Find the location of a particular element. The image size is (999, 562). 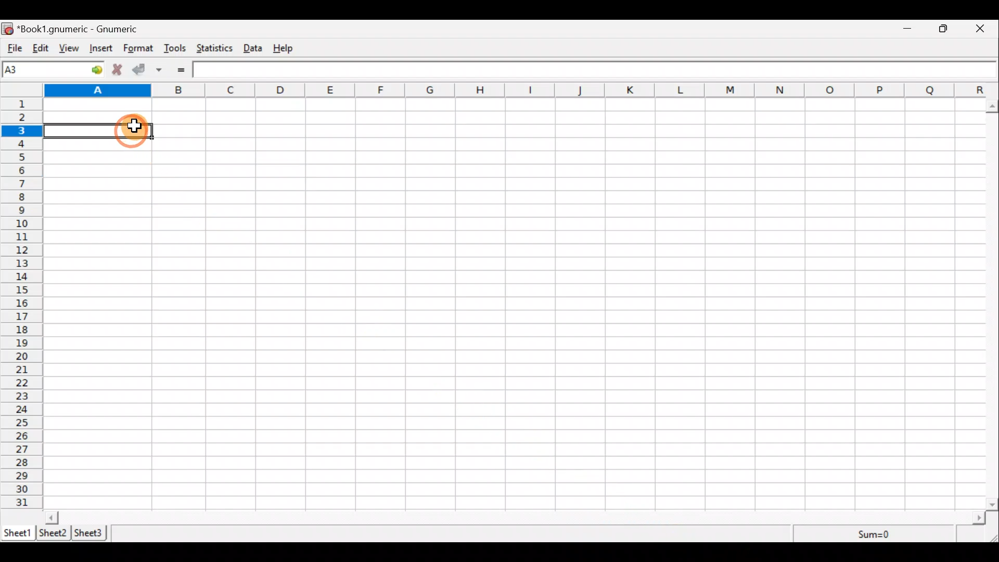

scroll right is located at coordinates (979, 518).